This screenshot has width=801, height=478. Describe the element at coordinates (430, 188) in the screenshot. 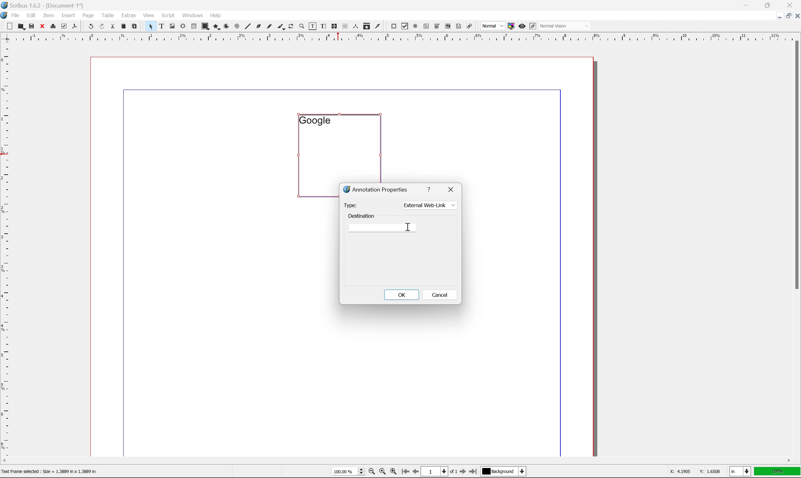

I see `help` at that location.